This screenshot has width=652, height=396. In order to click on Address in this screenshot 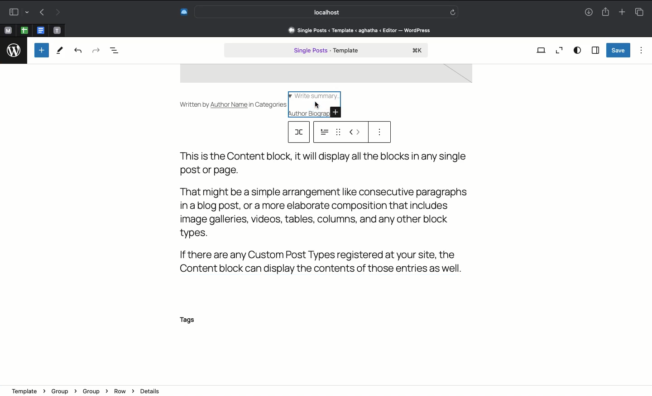, I will do `click(358, 30)`.